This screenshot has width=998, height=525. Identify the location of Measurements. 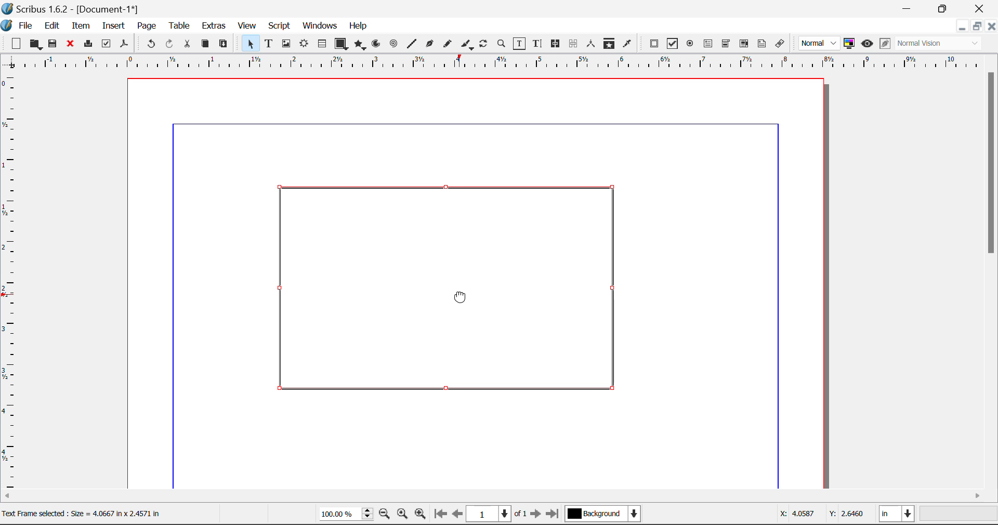
(593, 44).